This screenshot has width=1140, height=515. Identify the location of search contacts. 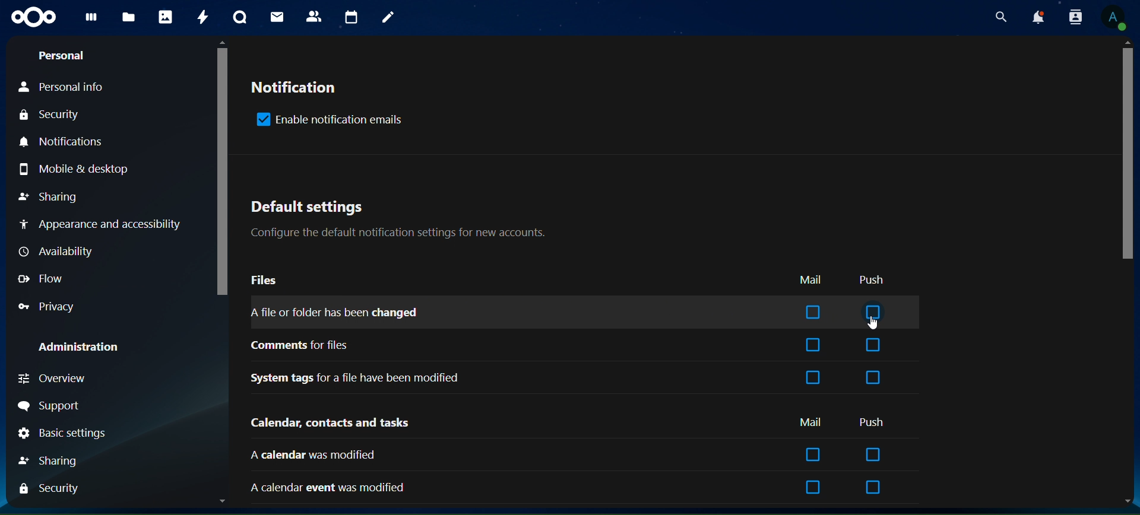
(1075, 18).